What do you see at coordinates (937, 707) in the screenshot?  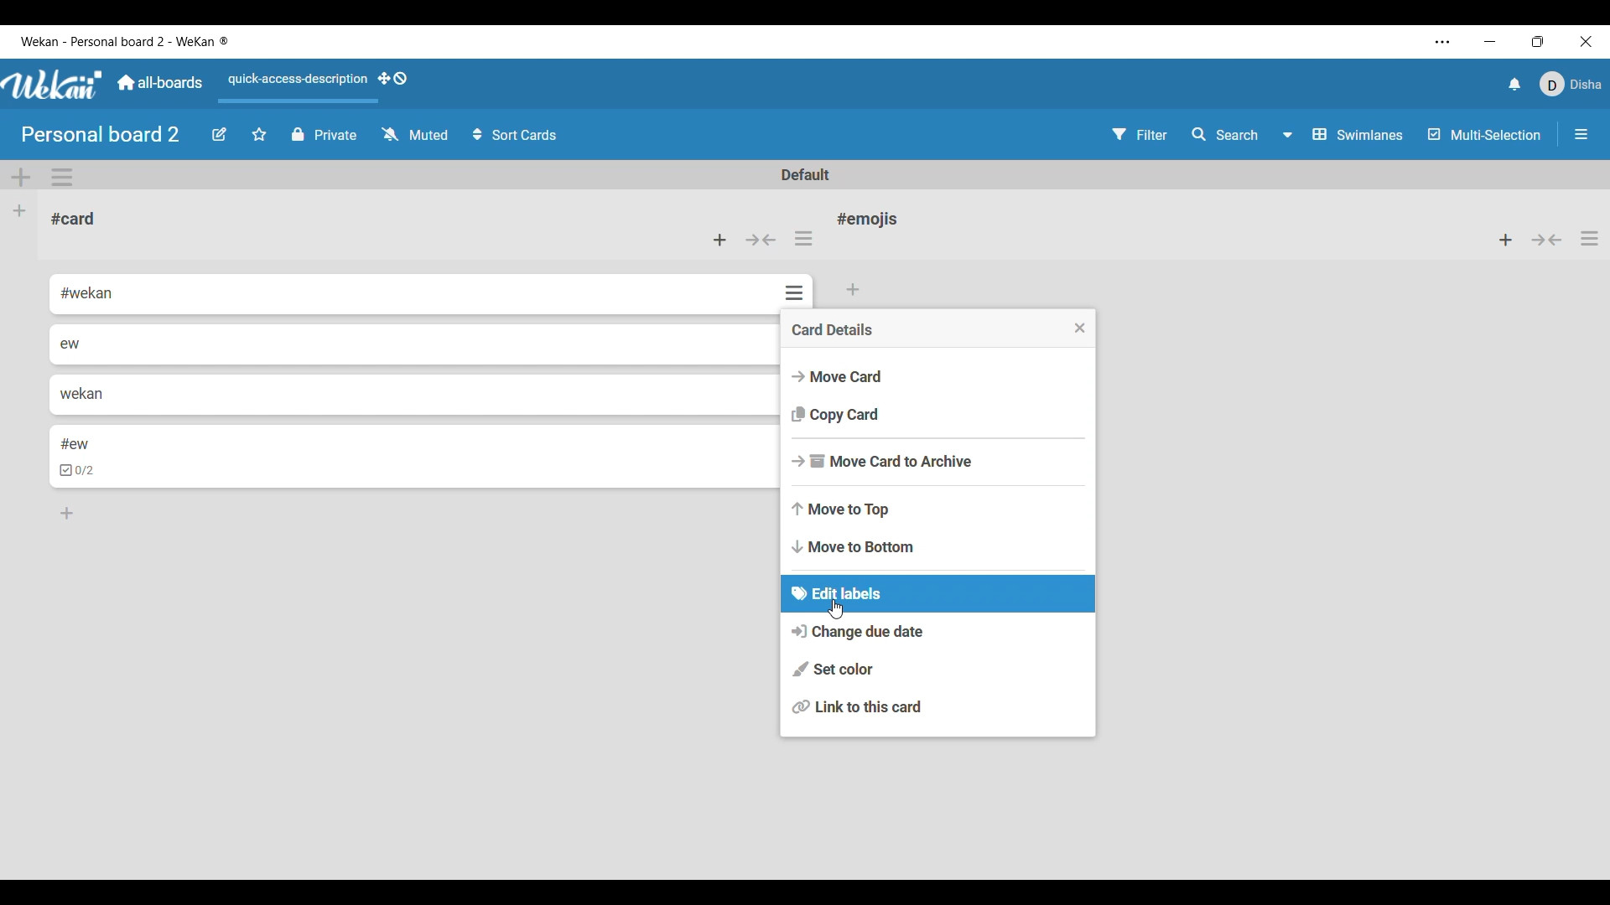 I see `Link to this card` at bounding box center [937, 707].